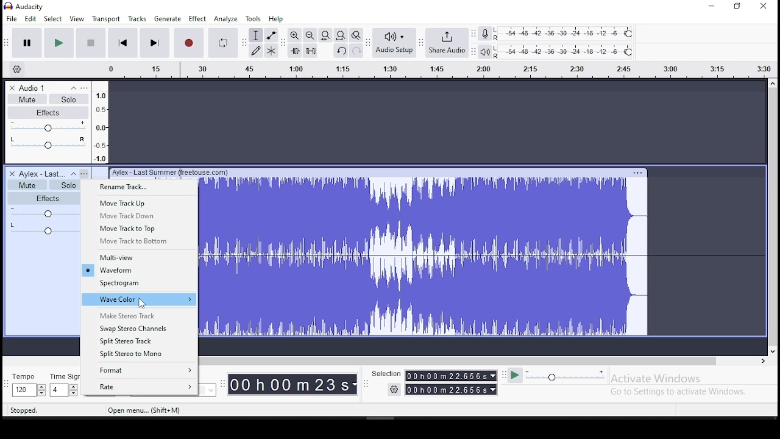  Describe the element at coordinates (77, 19) in the screenshot. I see `view` at that location.